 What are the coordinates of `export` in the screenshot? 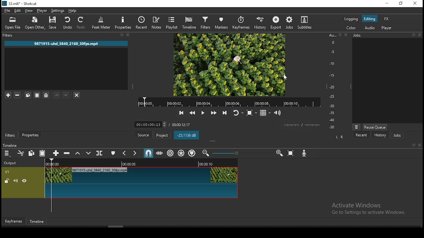 It's located at (276, 23).